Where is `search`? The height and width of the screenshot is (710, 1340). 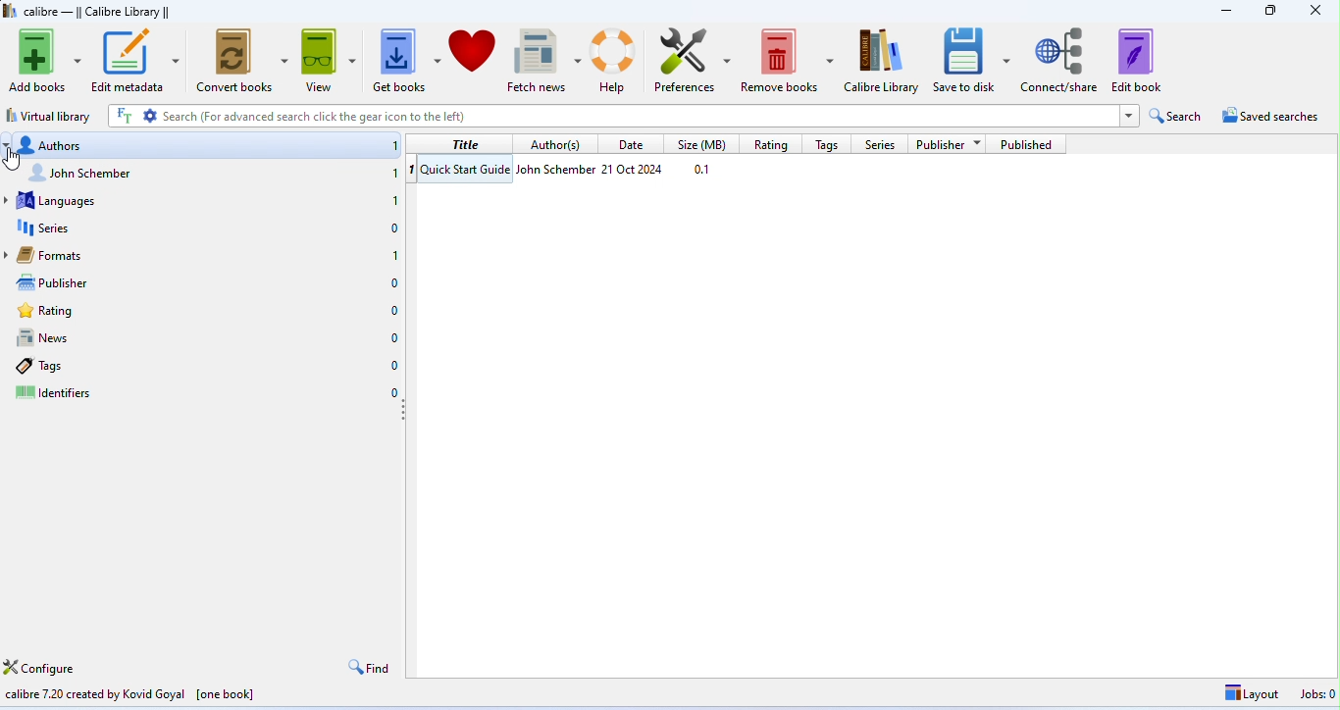
search is located at coordinates (610, 115).